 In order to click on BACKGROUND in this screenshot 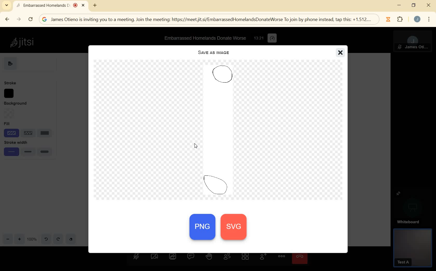, I will do `click(20, 104)`.